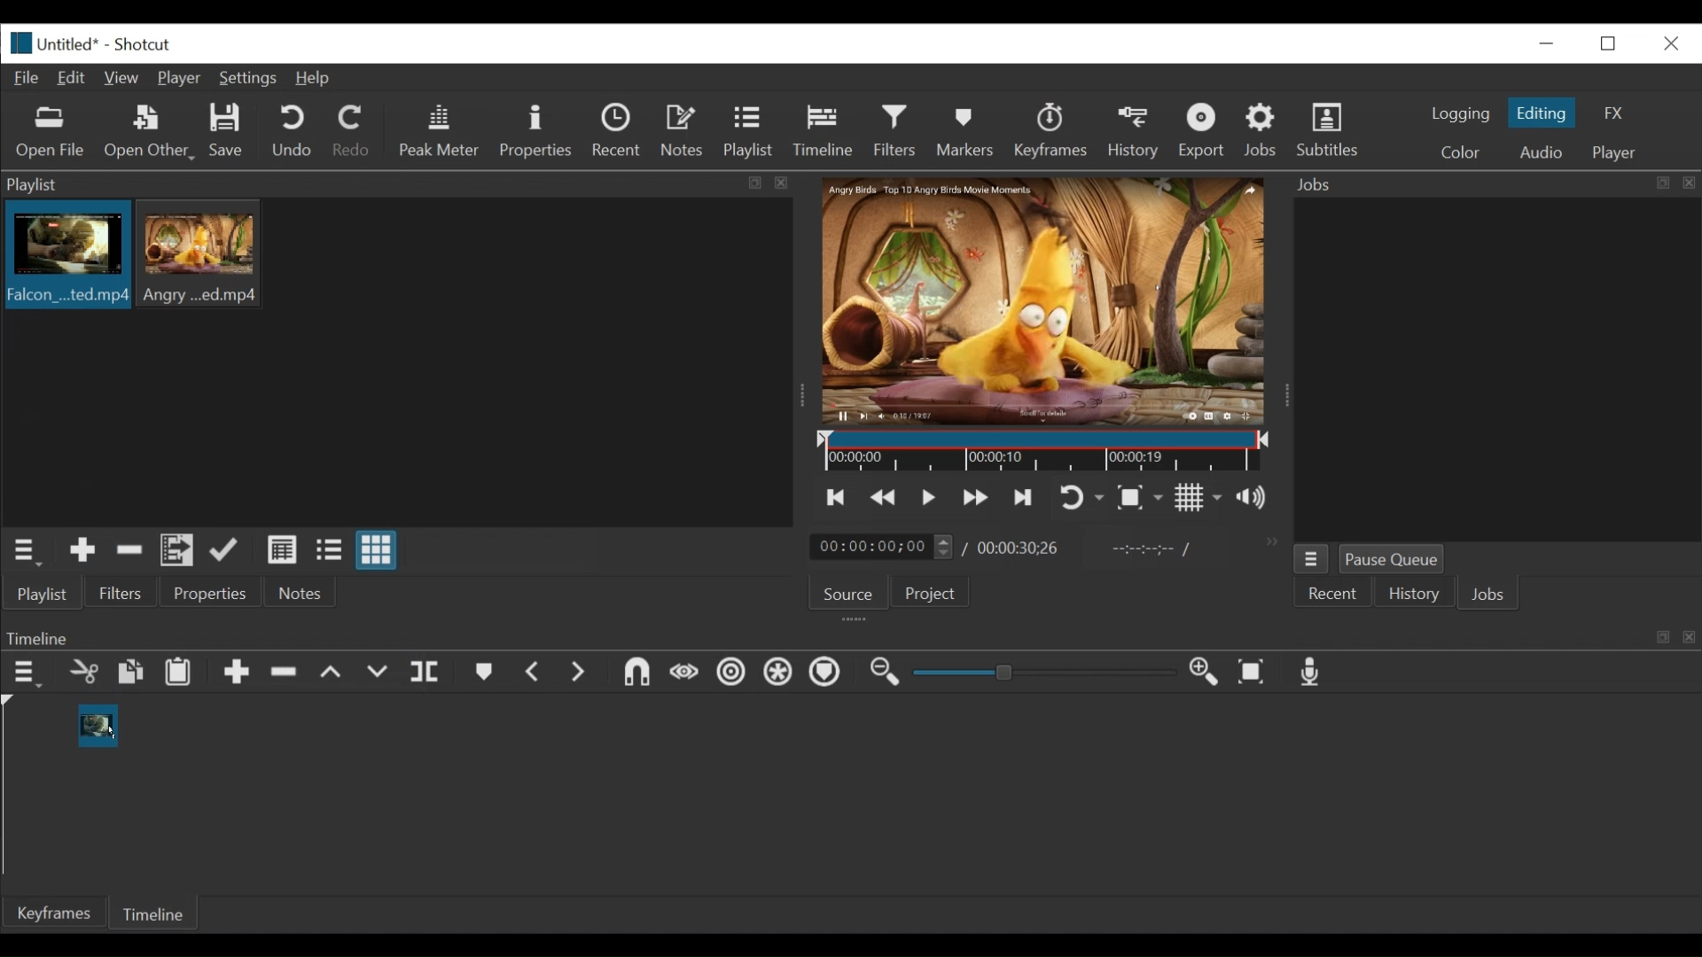 The height and width of the screenshot is (957, 1702). What do you see at coordinates (1613, 42) in the screenshot?
I see `restore` at bounding box center [1613, 42].